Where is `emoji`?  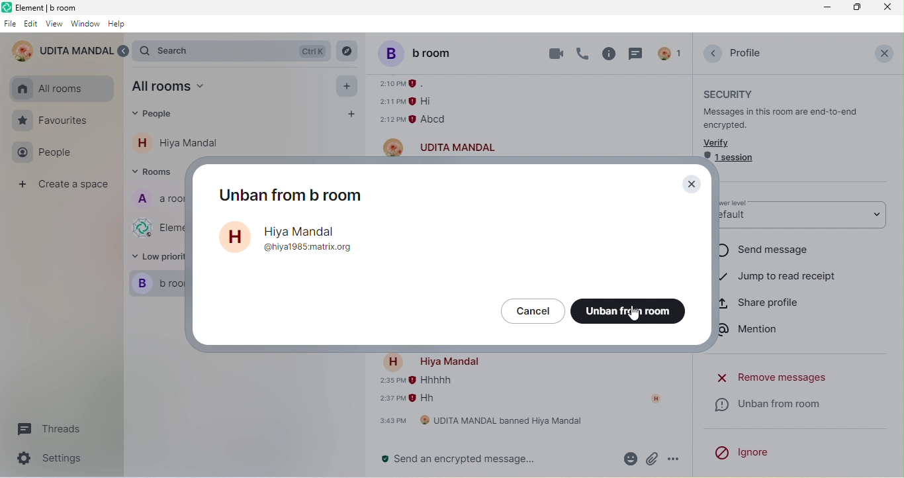
emoji is located at coordinates (628, 458).